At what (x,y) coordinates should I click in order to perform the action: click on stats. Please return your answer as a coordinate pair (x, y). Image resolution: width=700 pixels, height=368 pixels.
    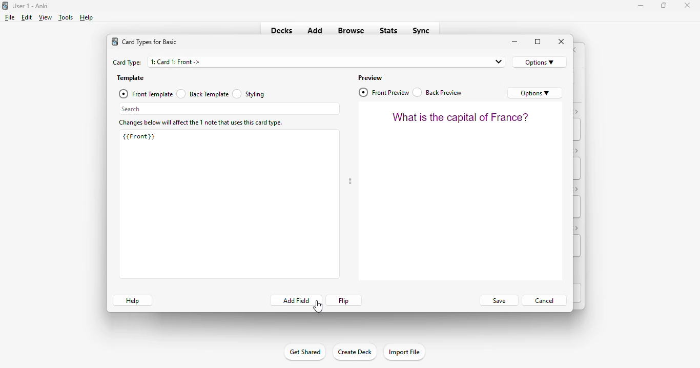
    Looking at the image, I should click on (389, 30).